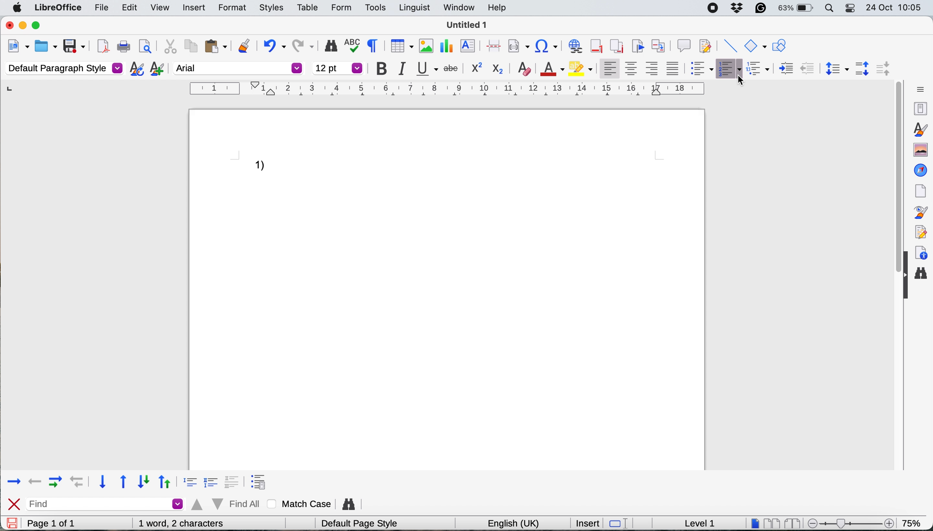 The image size is (933, 531). I want to click on page 1 of 1, so click(63, 523).